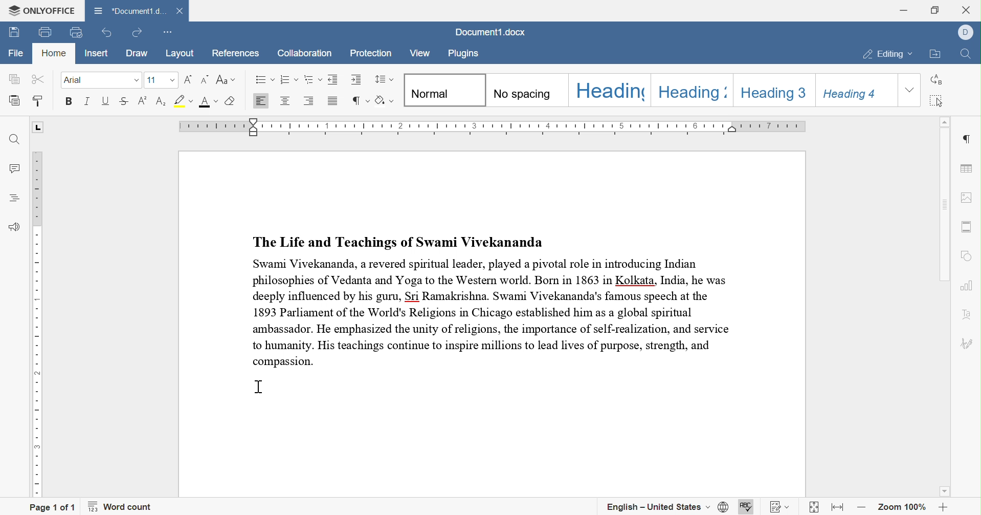 The height and width of the screenshot is (515, 981). What do you see at coordinates (265, 79) in the screenshot?
I see `bullets` at bounding box center [265, 79].